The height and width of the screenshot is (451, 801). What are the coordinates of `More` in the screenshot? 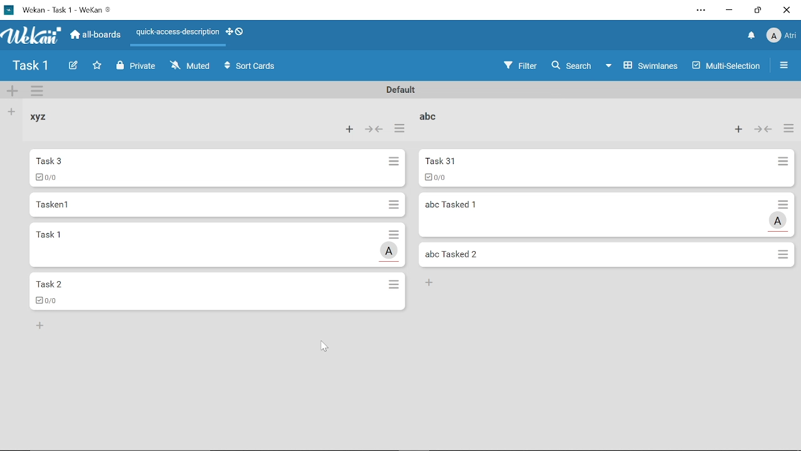 It's located at (39, 91).